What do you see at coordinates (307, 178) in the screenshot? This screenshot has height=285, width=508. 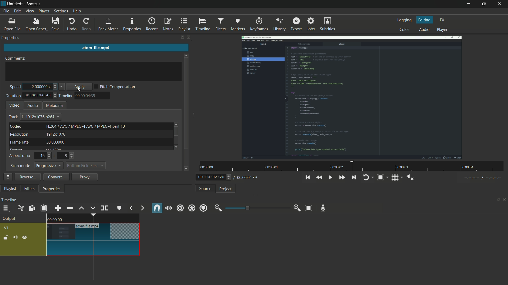 I see `skip to the previous point` at bounding box center [307, 178].